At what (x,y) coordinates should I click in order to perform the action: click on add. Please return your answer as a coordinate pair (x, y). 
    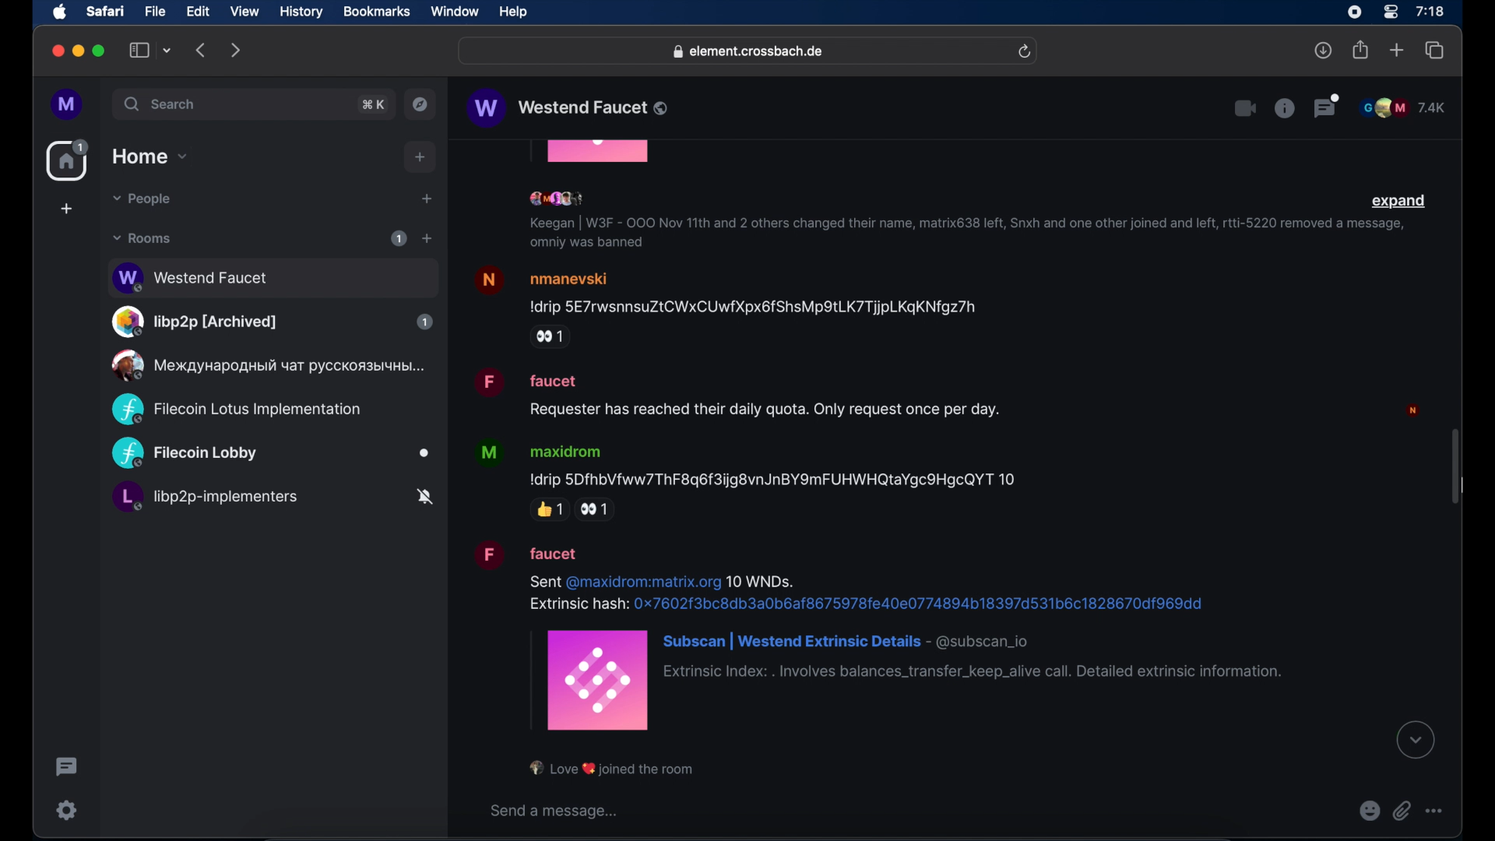
    Looking at the image, I should click on (420, 157).